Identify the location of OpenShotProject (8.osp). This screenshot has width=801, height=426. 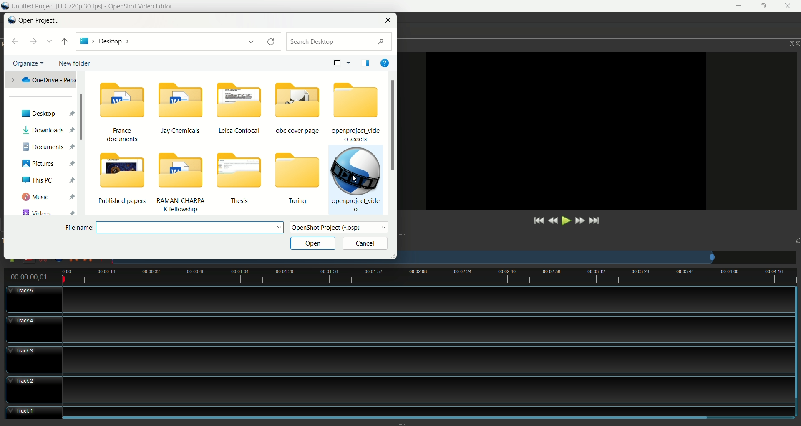
(341, 228).